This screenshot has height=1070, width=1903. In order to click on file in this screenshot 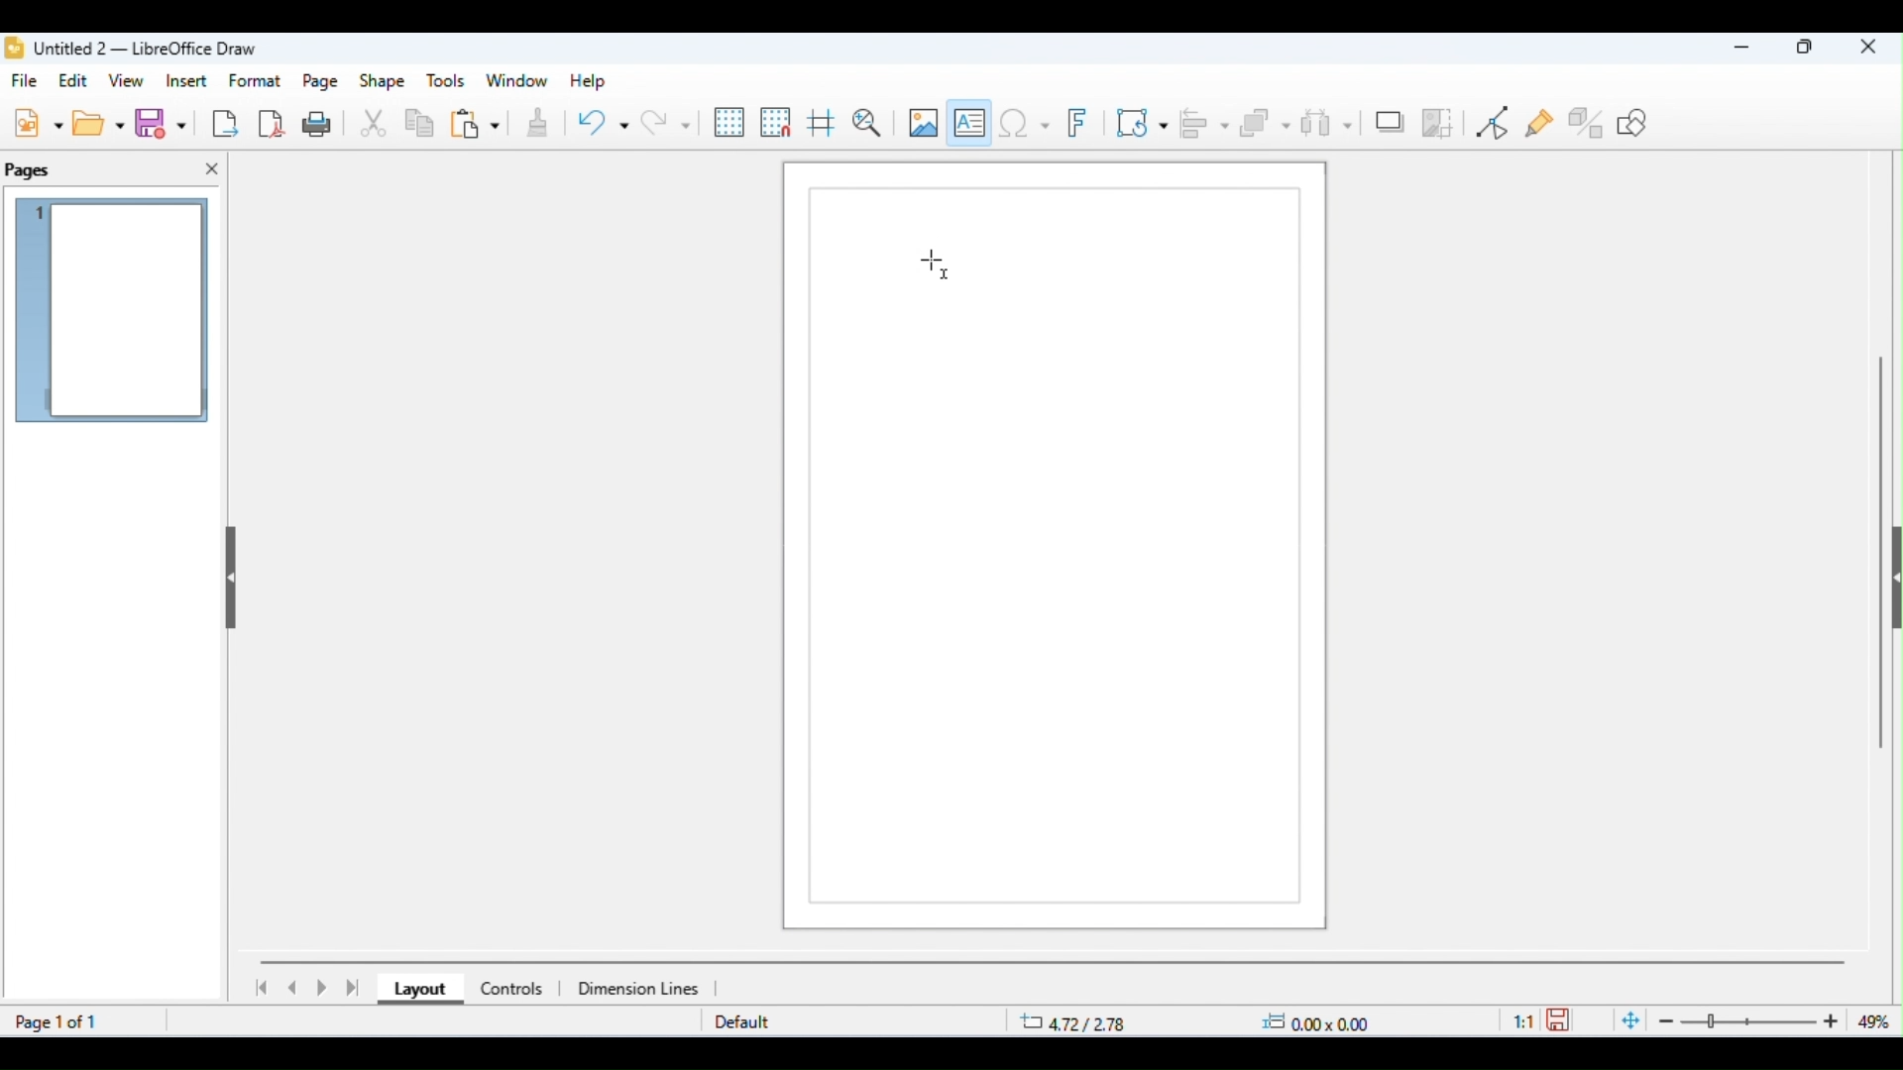, I will do `click(28, 82)`.